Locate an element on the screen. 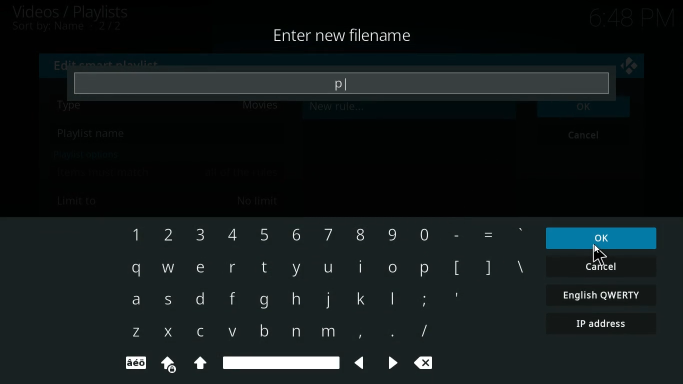 Image resolution: width=683 pixels, height=384 pixels. S is located at coordinates (170, 302).